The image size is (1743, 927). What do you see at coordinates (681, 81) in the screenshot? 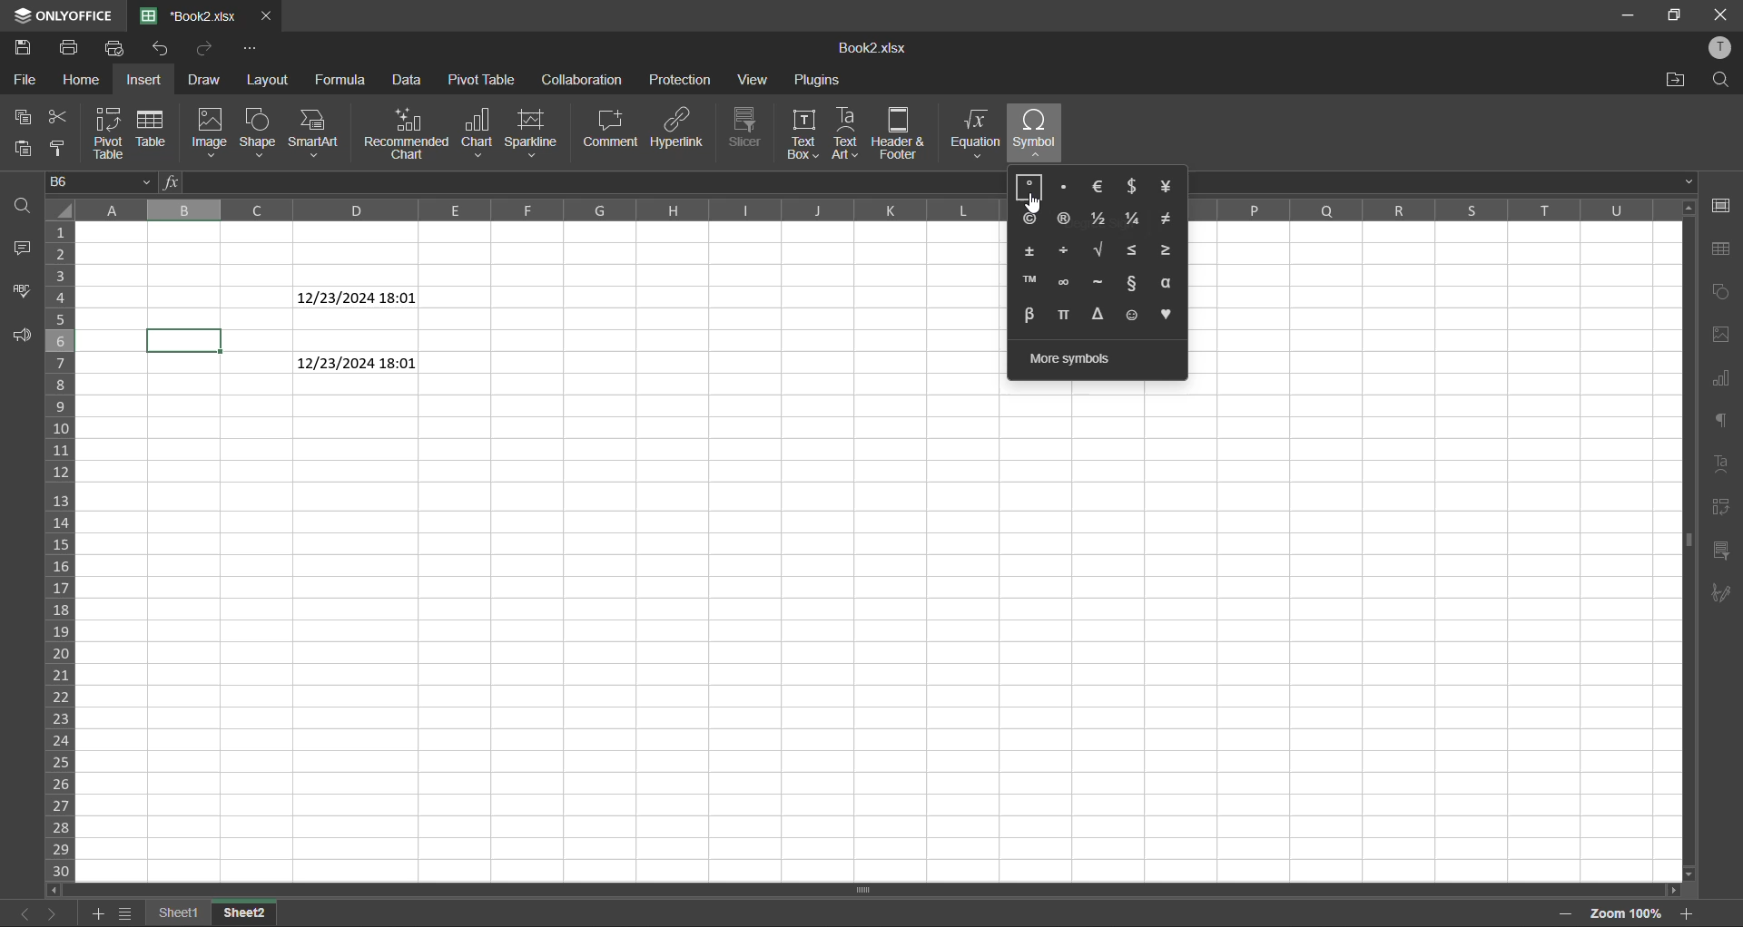
I see `protection` at bounding box center [681, 81].